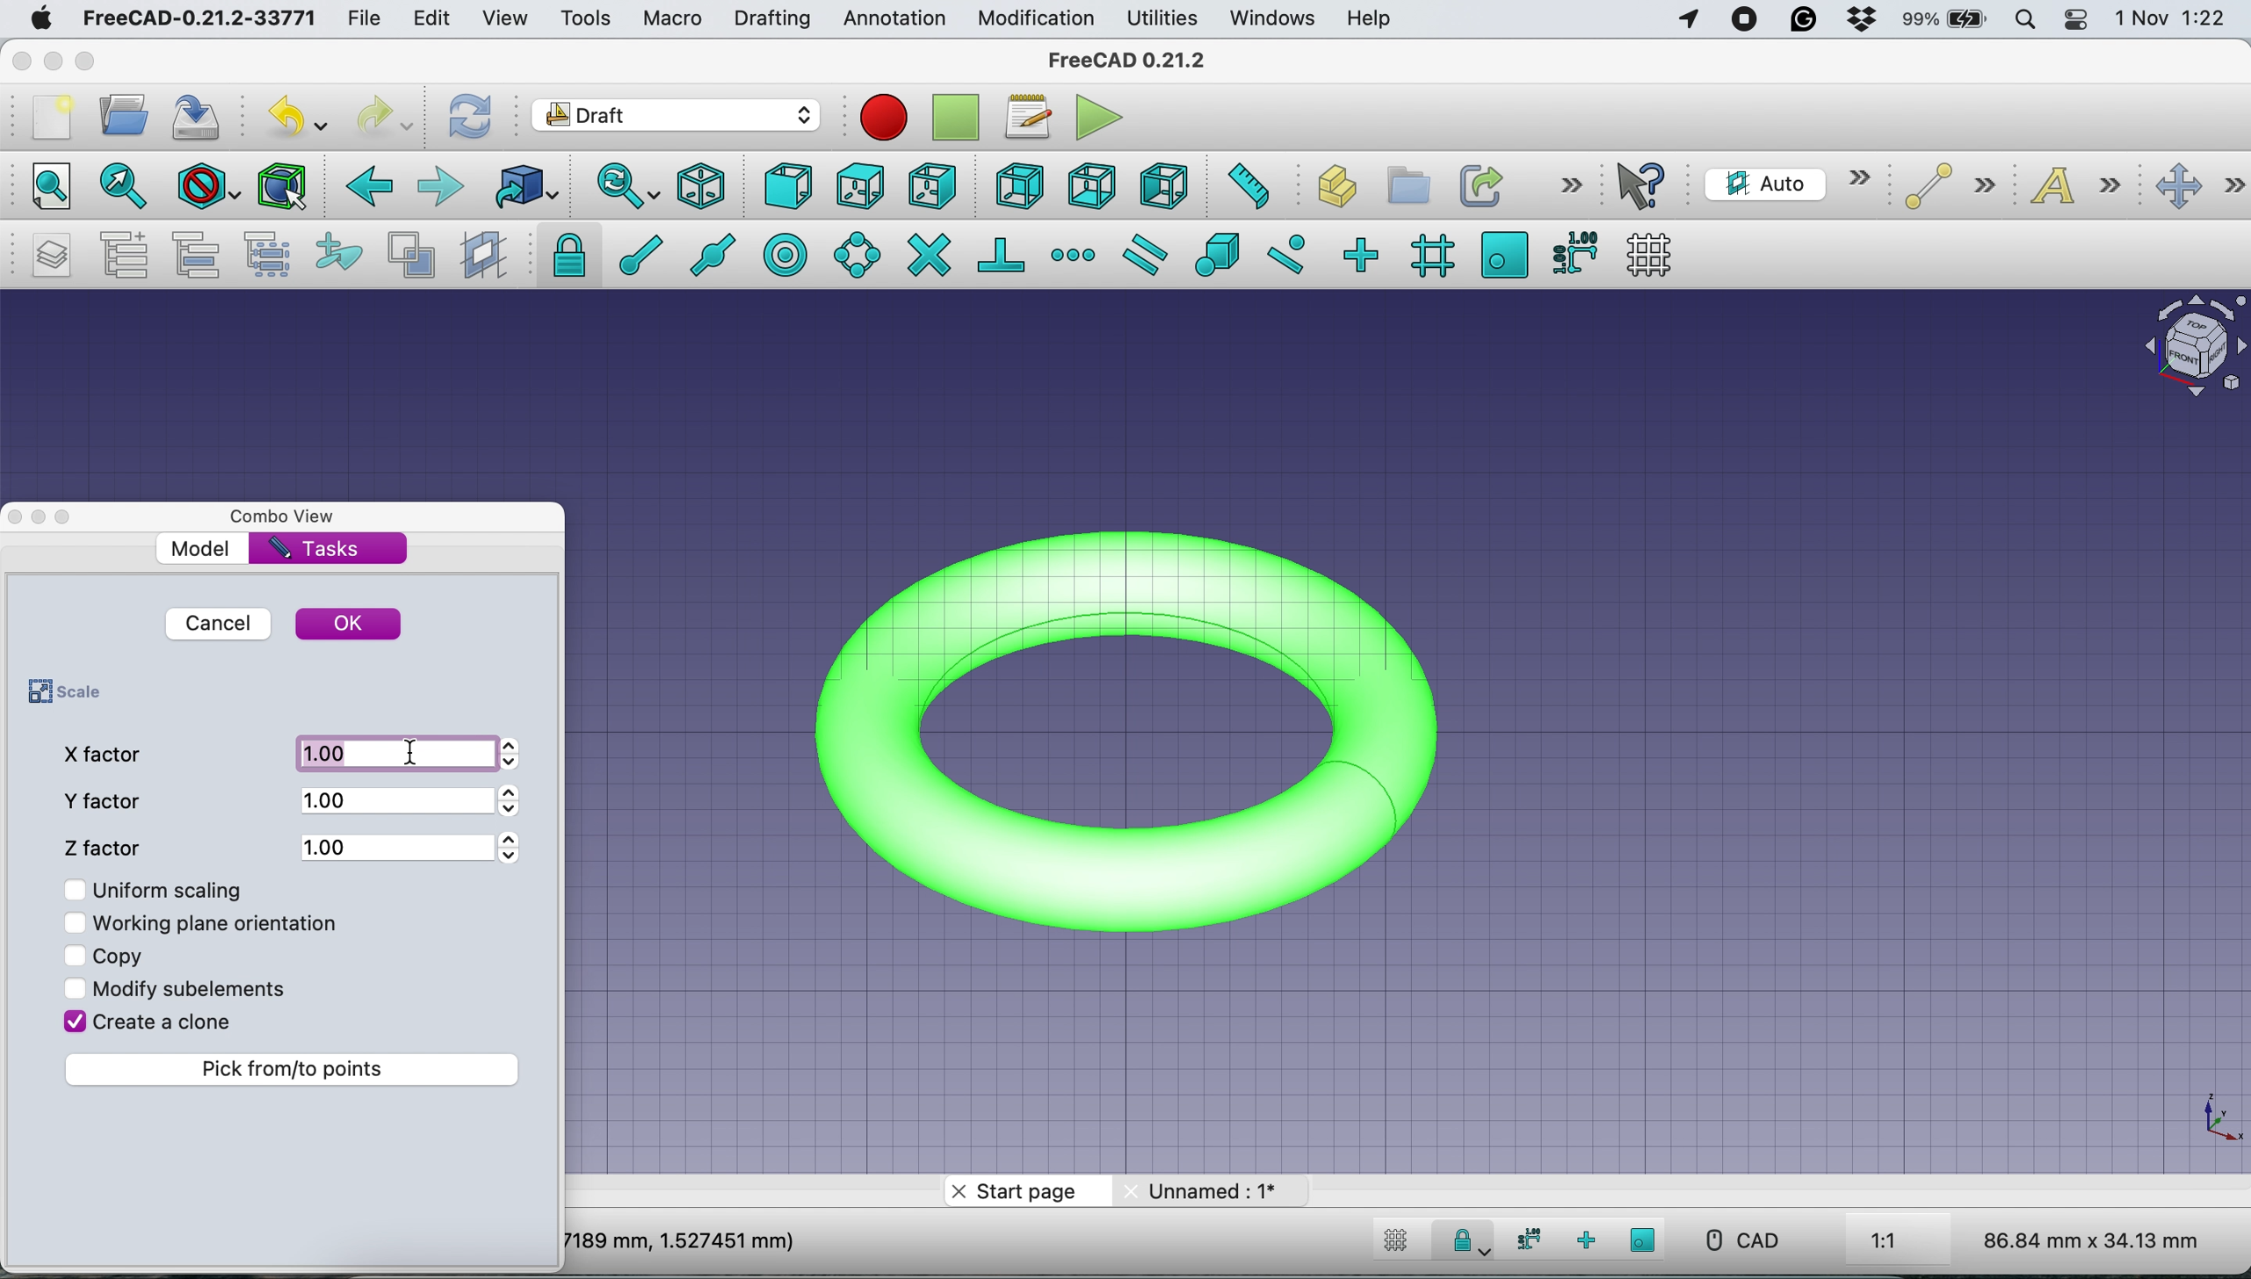  Describe the element at coordinates (332, 255) in the screenshot. I see `add to construction group` at that location.